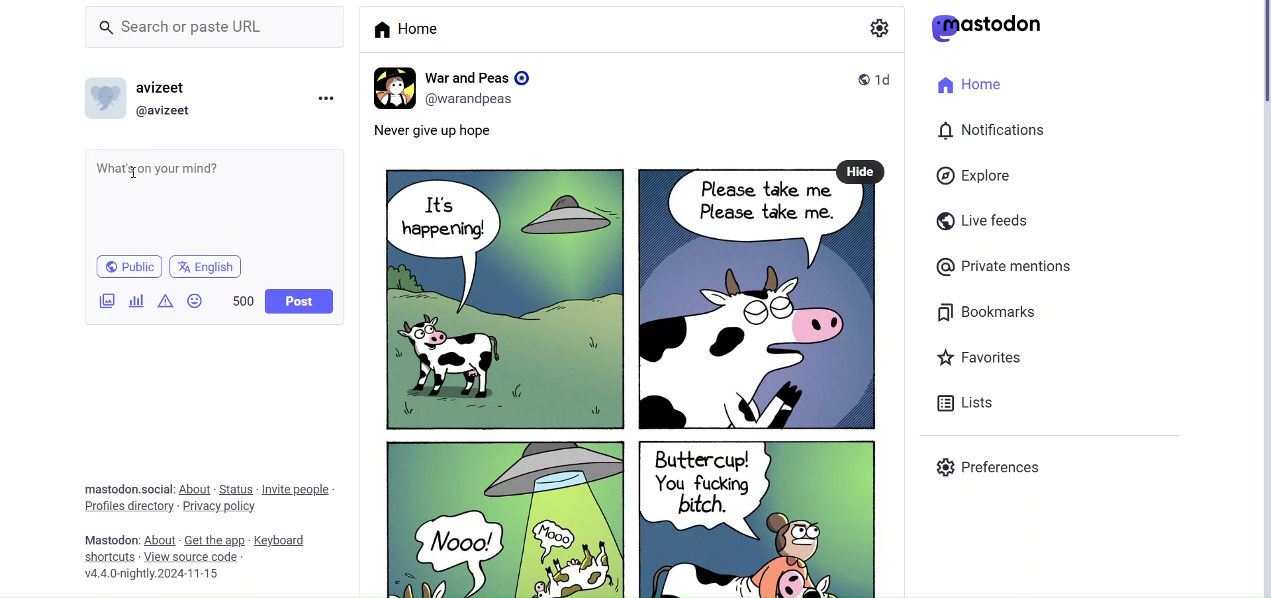 The width and height of the screenshot is (1271, 598). What do you see at coordinates (626, 391) in the screenshot?
I see `Post` at bounding box center [626, 391].